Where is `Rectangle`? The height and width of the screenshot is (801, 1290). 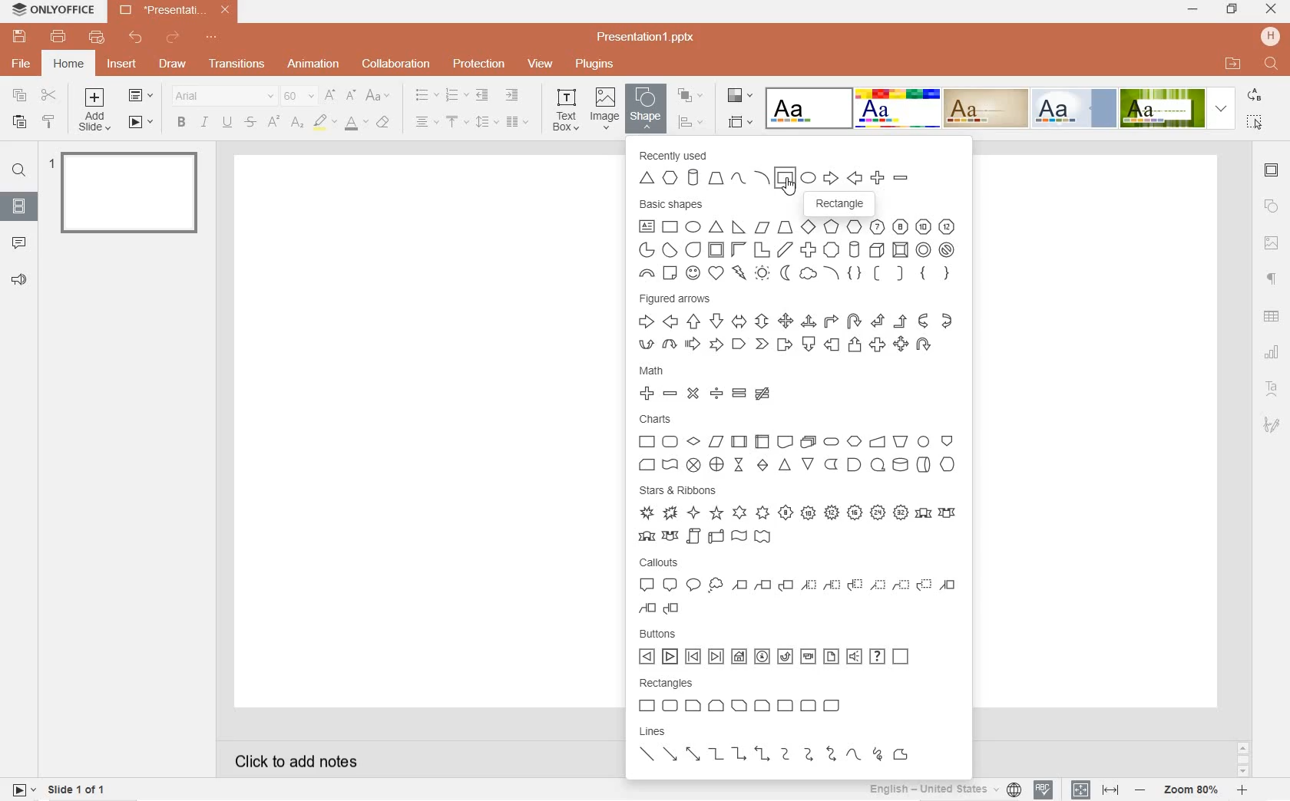 Rectangle is located at coordinates (839, 203).